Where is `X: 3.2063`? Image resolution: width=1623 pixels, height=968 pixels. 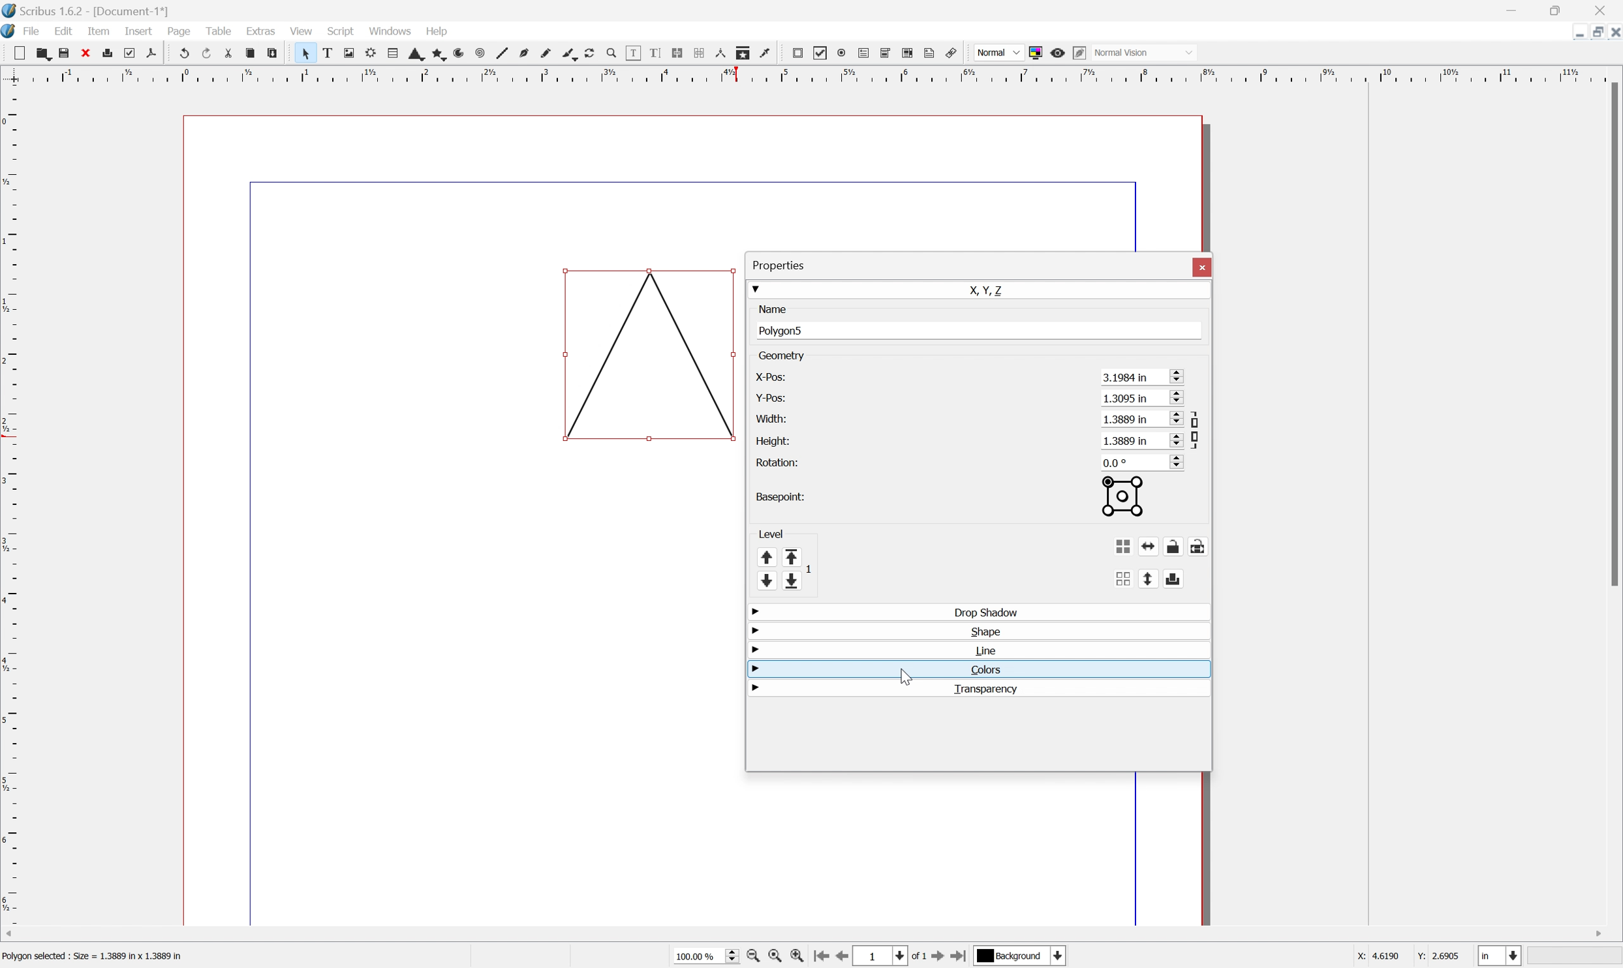
X: 3.2063 is located at coordinates (1374, 956).